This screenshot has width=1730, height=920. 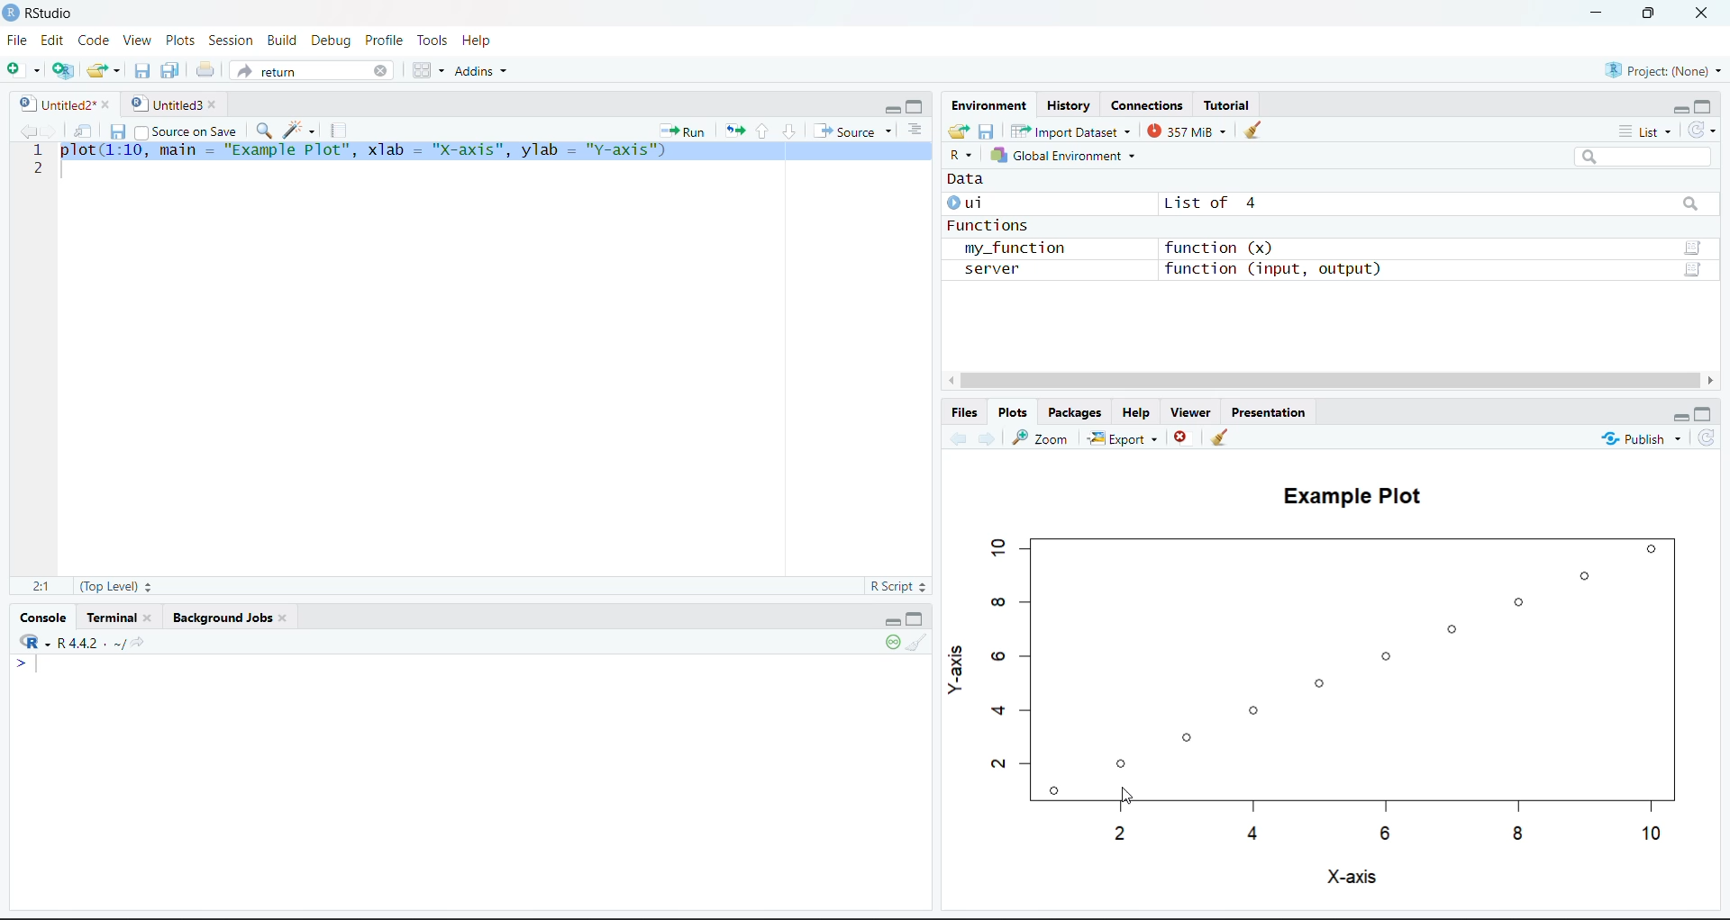 I want to click on Right, so click(x=1712, y=380).